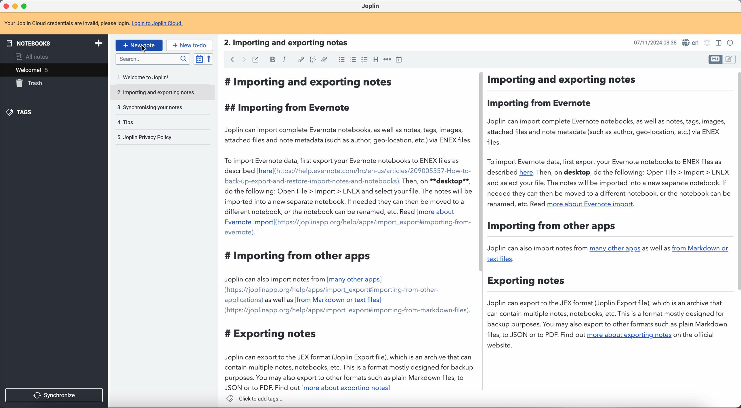 This screenshot has width=741, height=408. What do you see at coordinates (56, 395) in the screenshot?
I see `synchronise` at bounding box center [56, 395].